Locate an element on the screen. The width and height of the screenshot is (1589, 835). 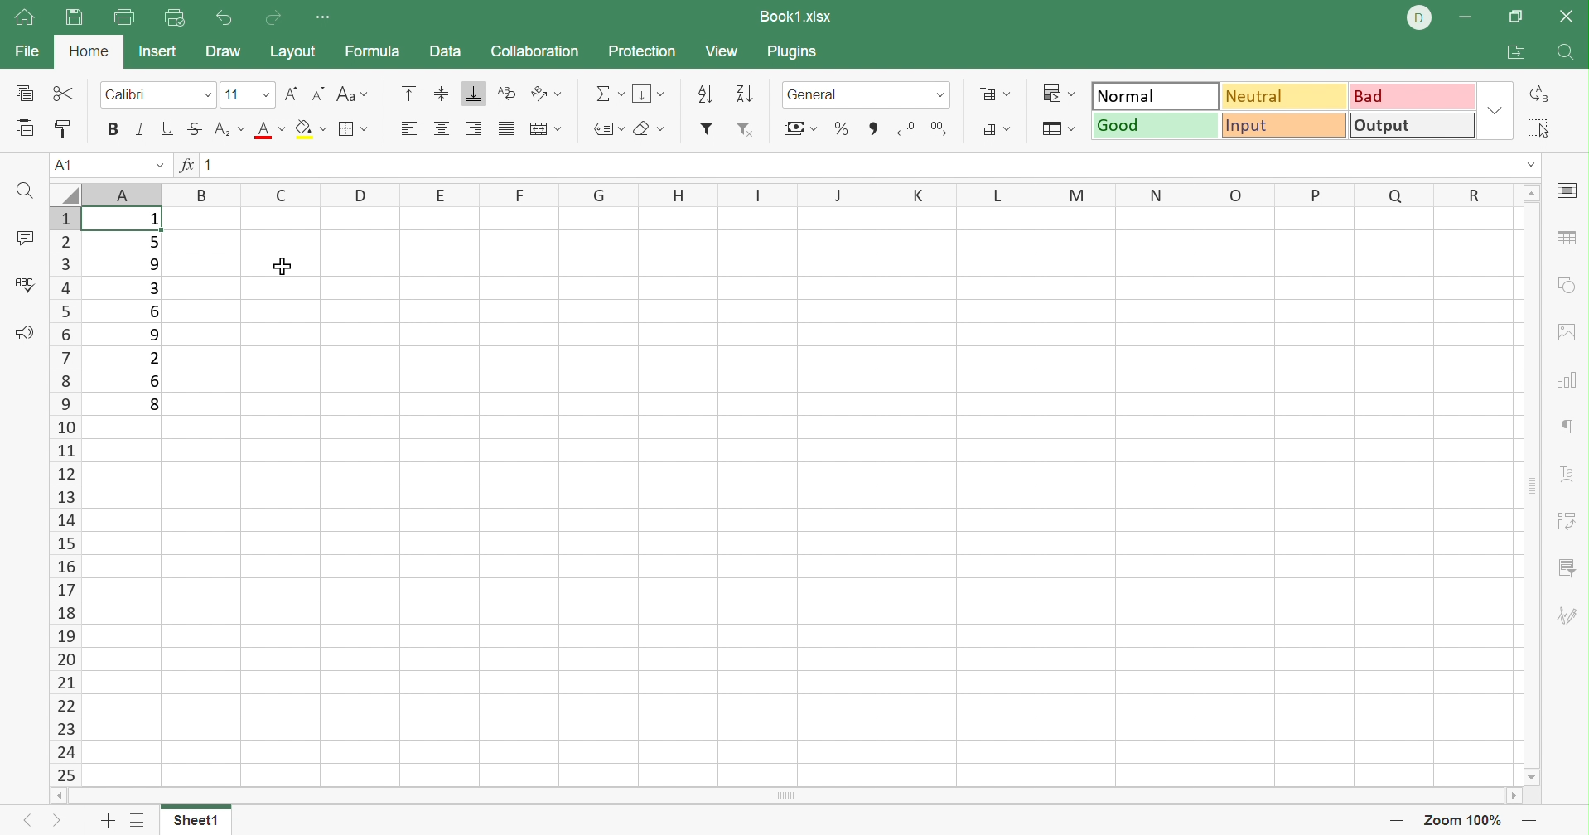
Italic is located at coordinates (142, 127).